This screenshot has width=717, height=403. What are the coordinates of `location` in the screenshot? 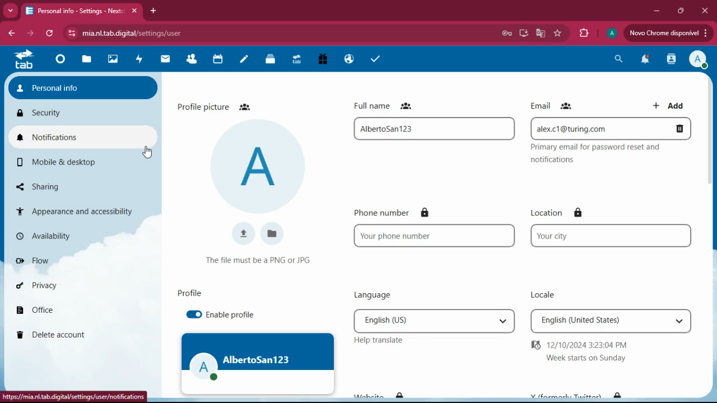 It's located at (559, 212).